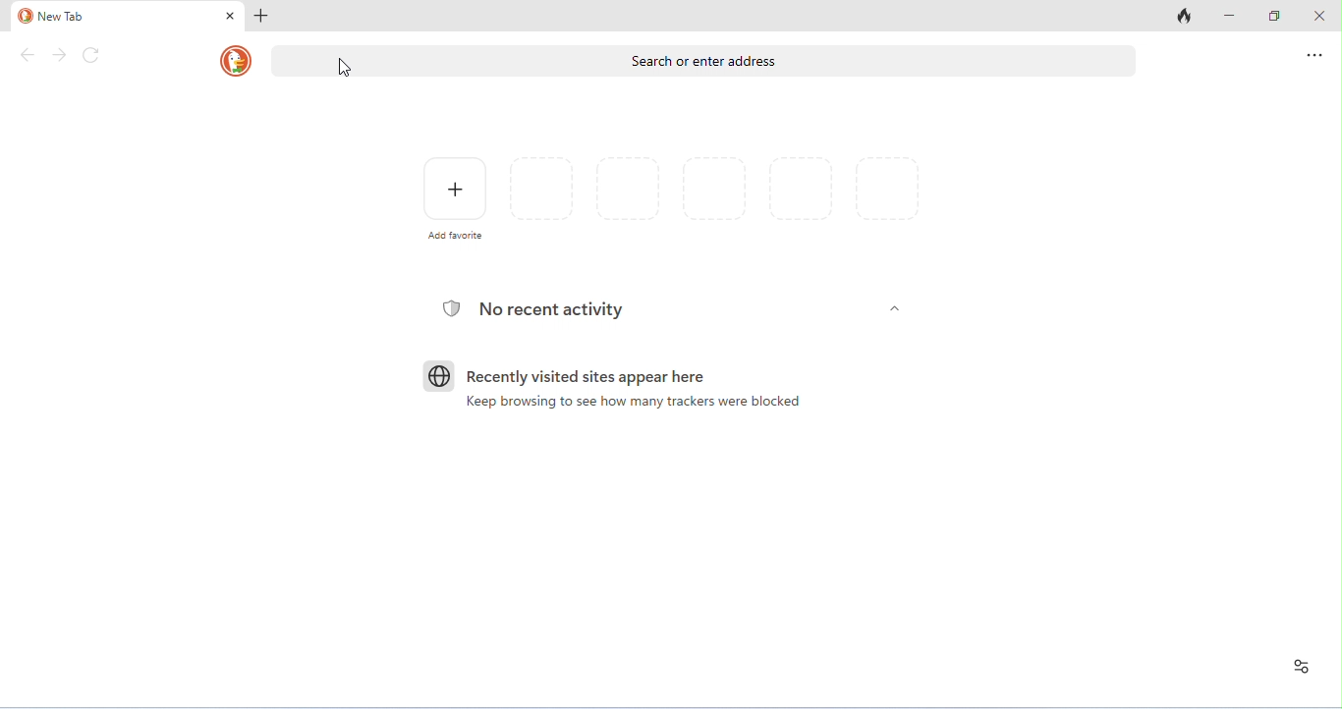 The width and height of the screenshot is (1342, 709). What do you see at coordinates (552, 309) in the screenshot?
I see `no recent activity` at bounding box center [552, 309].